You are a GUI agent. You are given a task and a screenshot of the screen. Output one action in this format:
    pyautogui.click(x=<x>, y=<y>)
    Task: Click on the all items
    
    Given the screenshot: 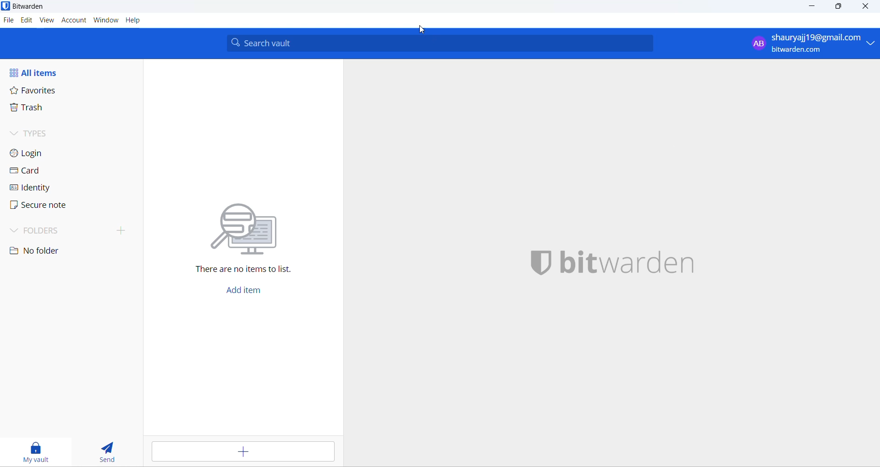 What is the action you would take?
    pyautogui.click(x=42, y=71)
    